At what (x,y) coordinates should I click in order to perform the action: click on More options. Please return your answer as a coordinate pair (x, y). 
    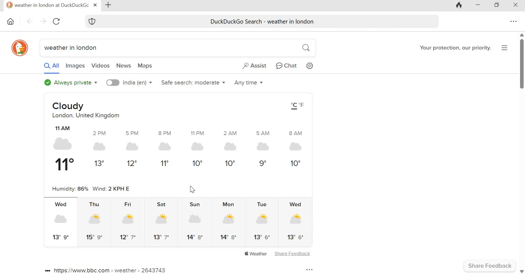
    Looking at the image, I should click on (310, 270).